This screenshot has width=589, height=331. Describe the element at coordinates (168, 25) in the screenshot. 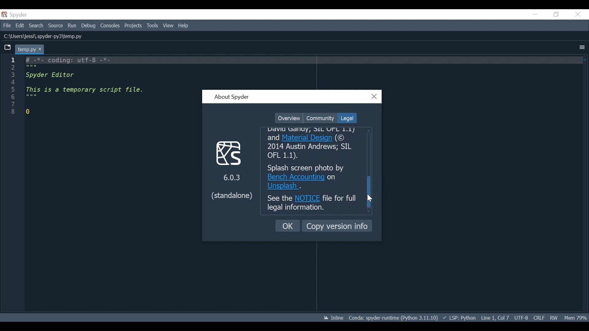

I see `View` at that location.